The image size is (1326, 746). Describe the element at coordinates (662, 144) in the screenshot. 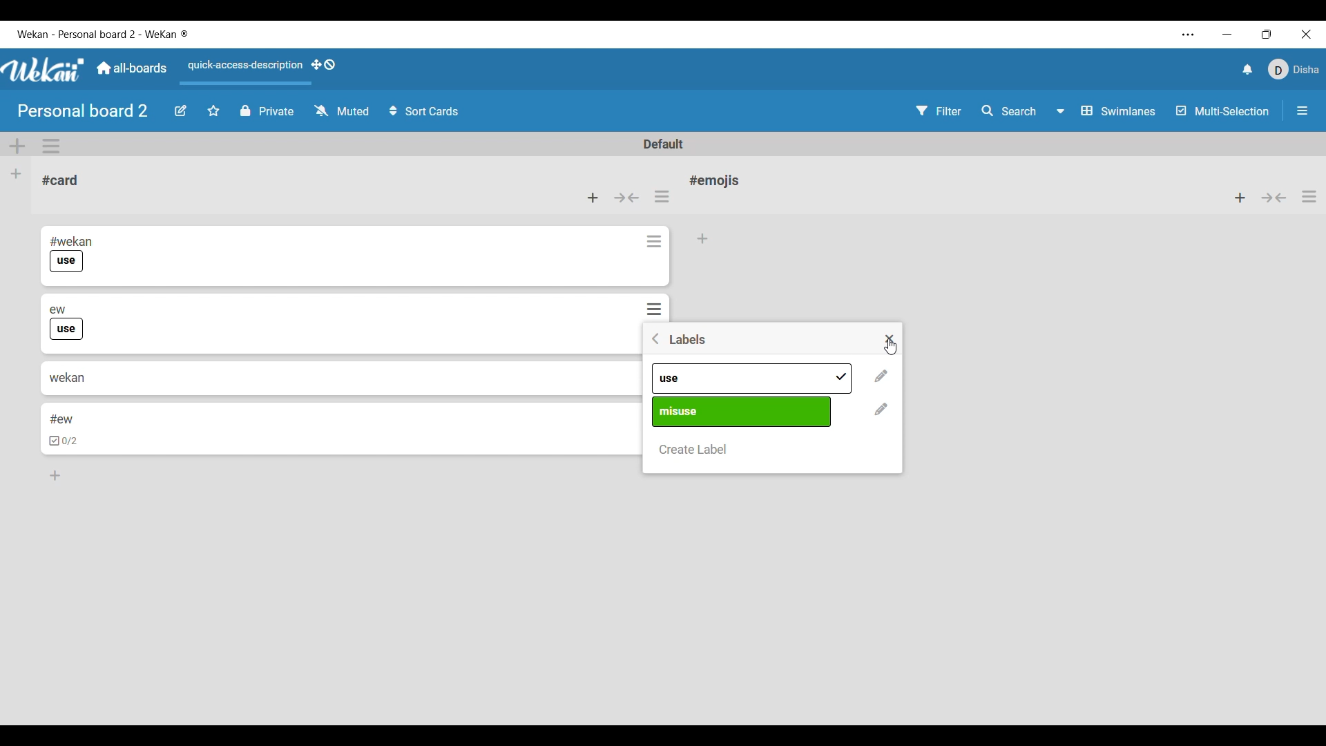

I see `Default` at that location.